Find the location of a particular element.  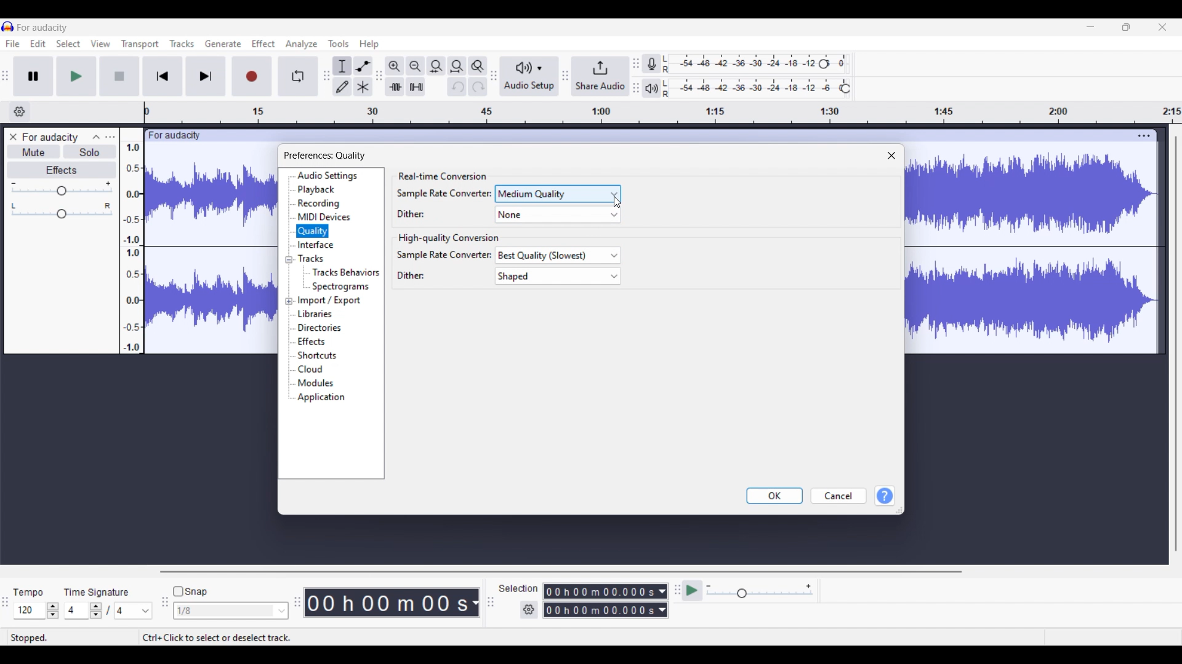

Timeline options is located at coordinates (20, 112).